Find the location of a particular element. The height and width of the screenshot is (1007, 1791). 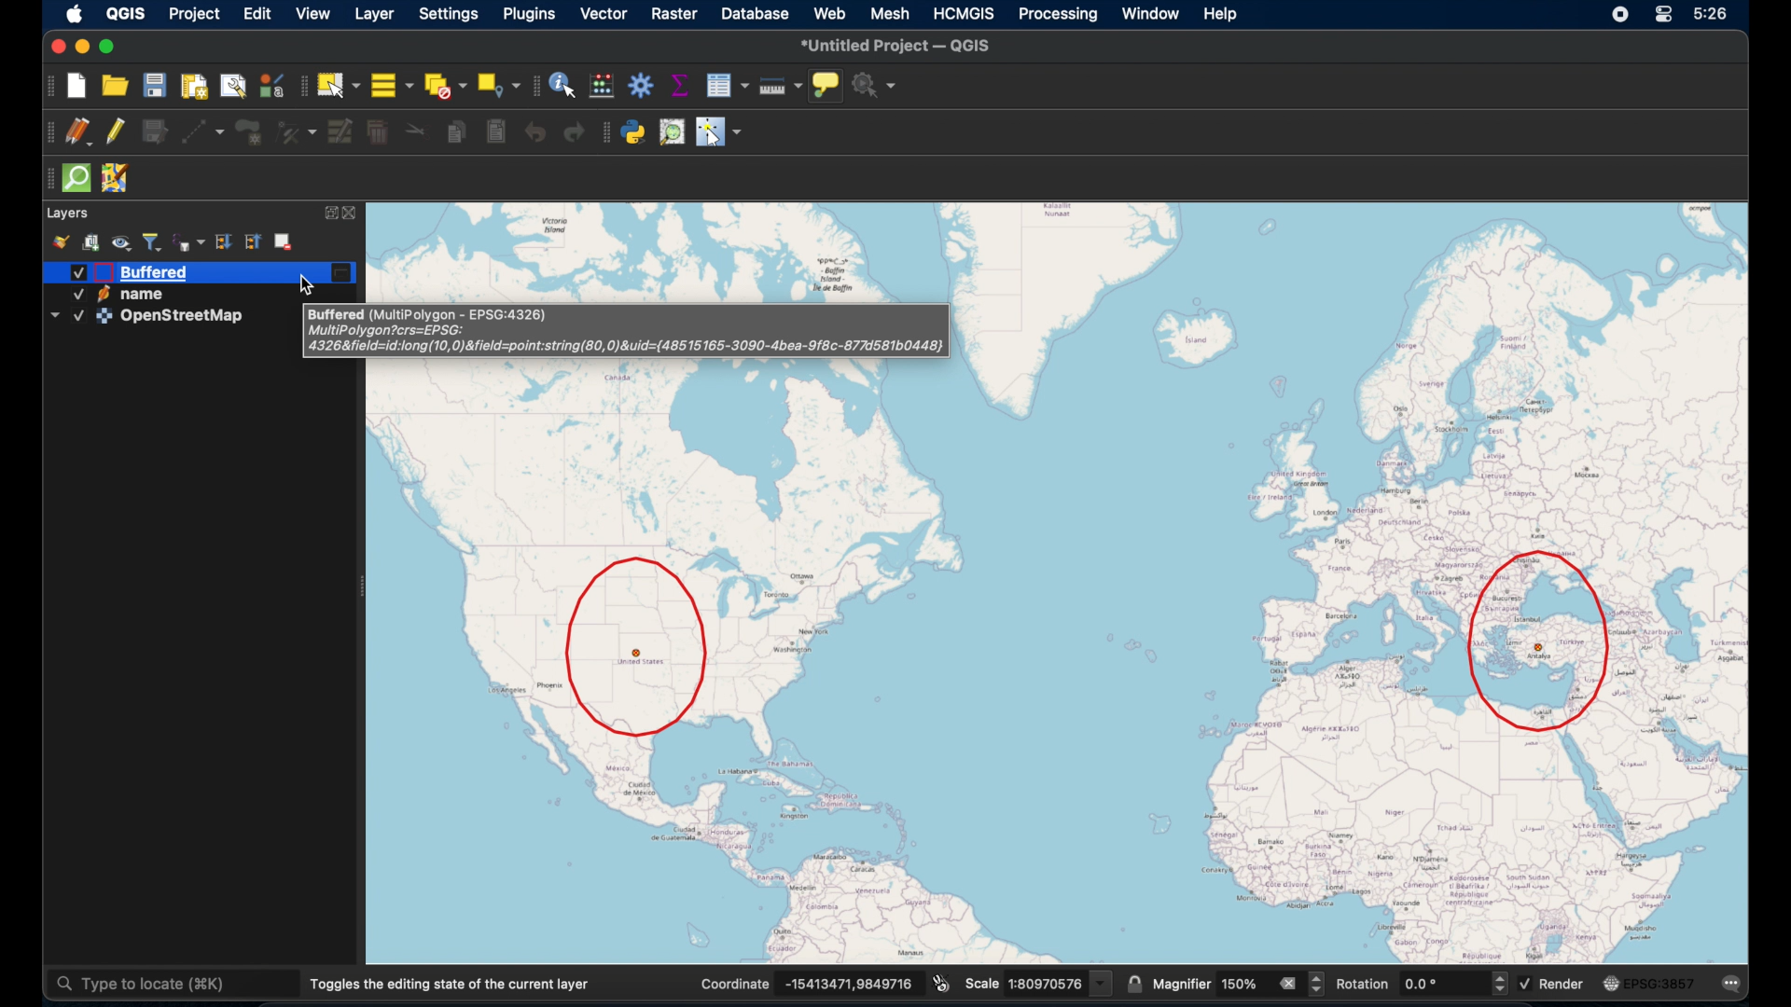

paste features is located at coordinates (496, 132).